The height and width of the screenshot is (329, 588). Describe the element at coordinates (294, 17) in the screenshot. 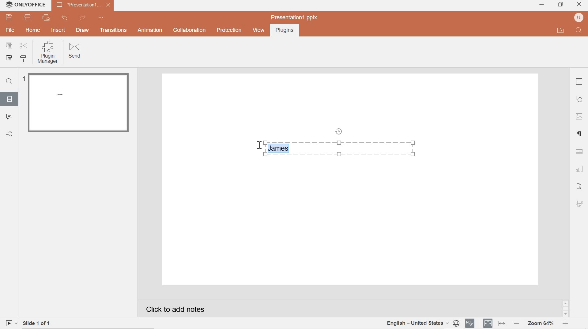

I see `presentation1.pptx` at that location.